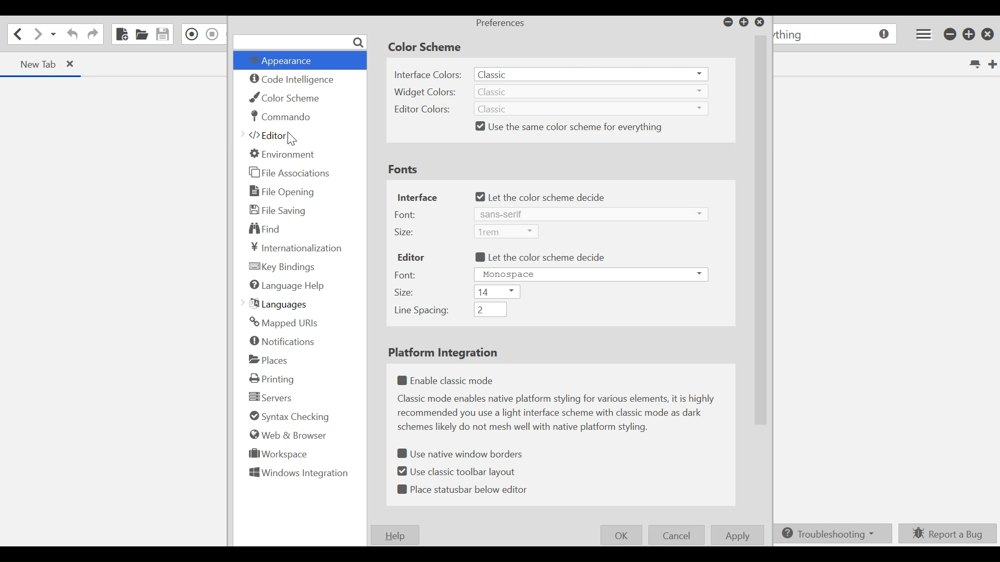  What do you see at coordinates (589, 274) in the screenshot?
I see `monospace` at bounding box center [589, 274].